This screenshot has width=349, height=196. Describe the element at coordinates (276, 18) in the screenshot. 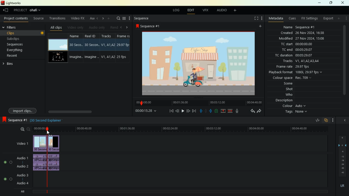

I see `metadata` at that location.